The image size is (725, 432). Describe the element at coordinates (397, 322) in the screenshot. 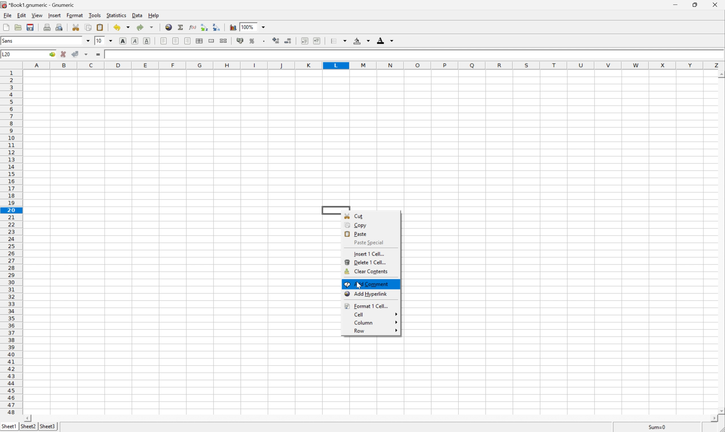

I see `Drop Down` at that location.